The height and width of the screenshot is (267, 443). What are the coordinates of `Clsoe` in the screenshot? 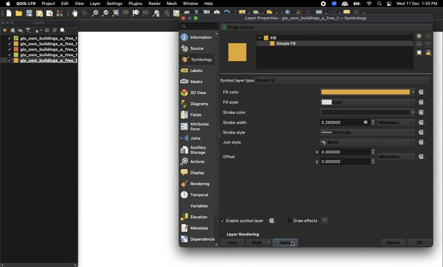 It's located at (3, 22).